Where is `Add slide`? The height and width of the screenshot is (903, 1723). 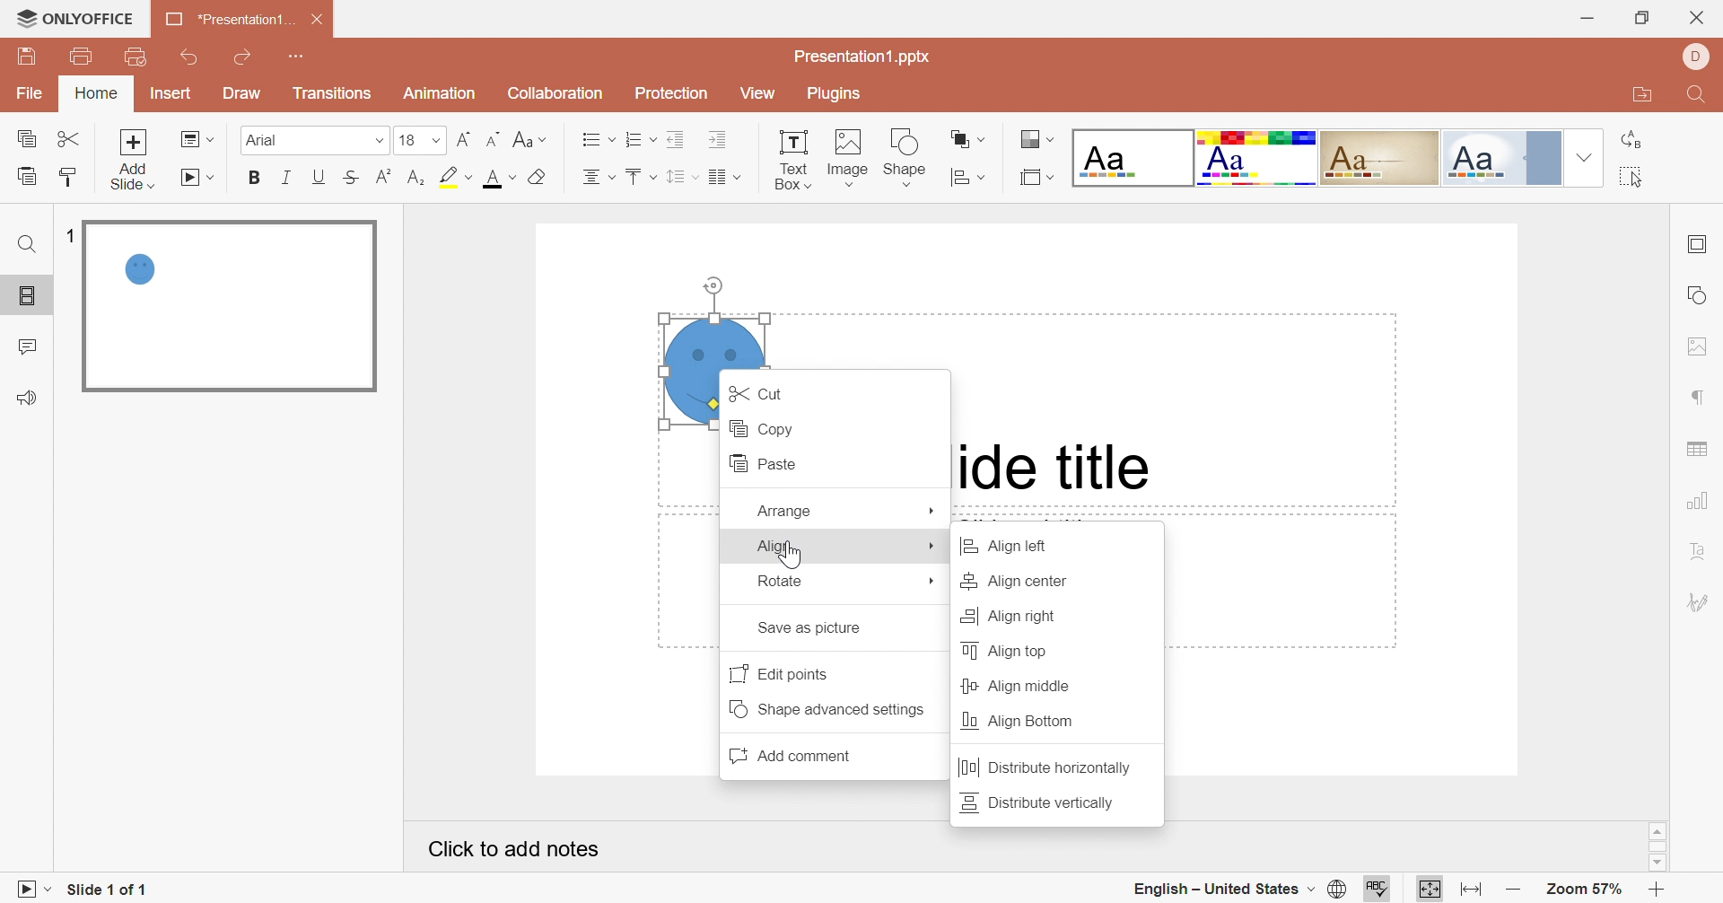
Add slide is located at coordinates (133, 142).